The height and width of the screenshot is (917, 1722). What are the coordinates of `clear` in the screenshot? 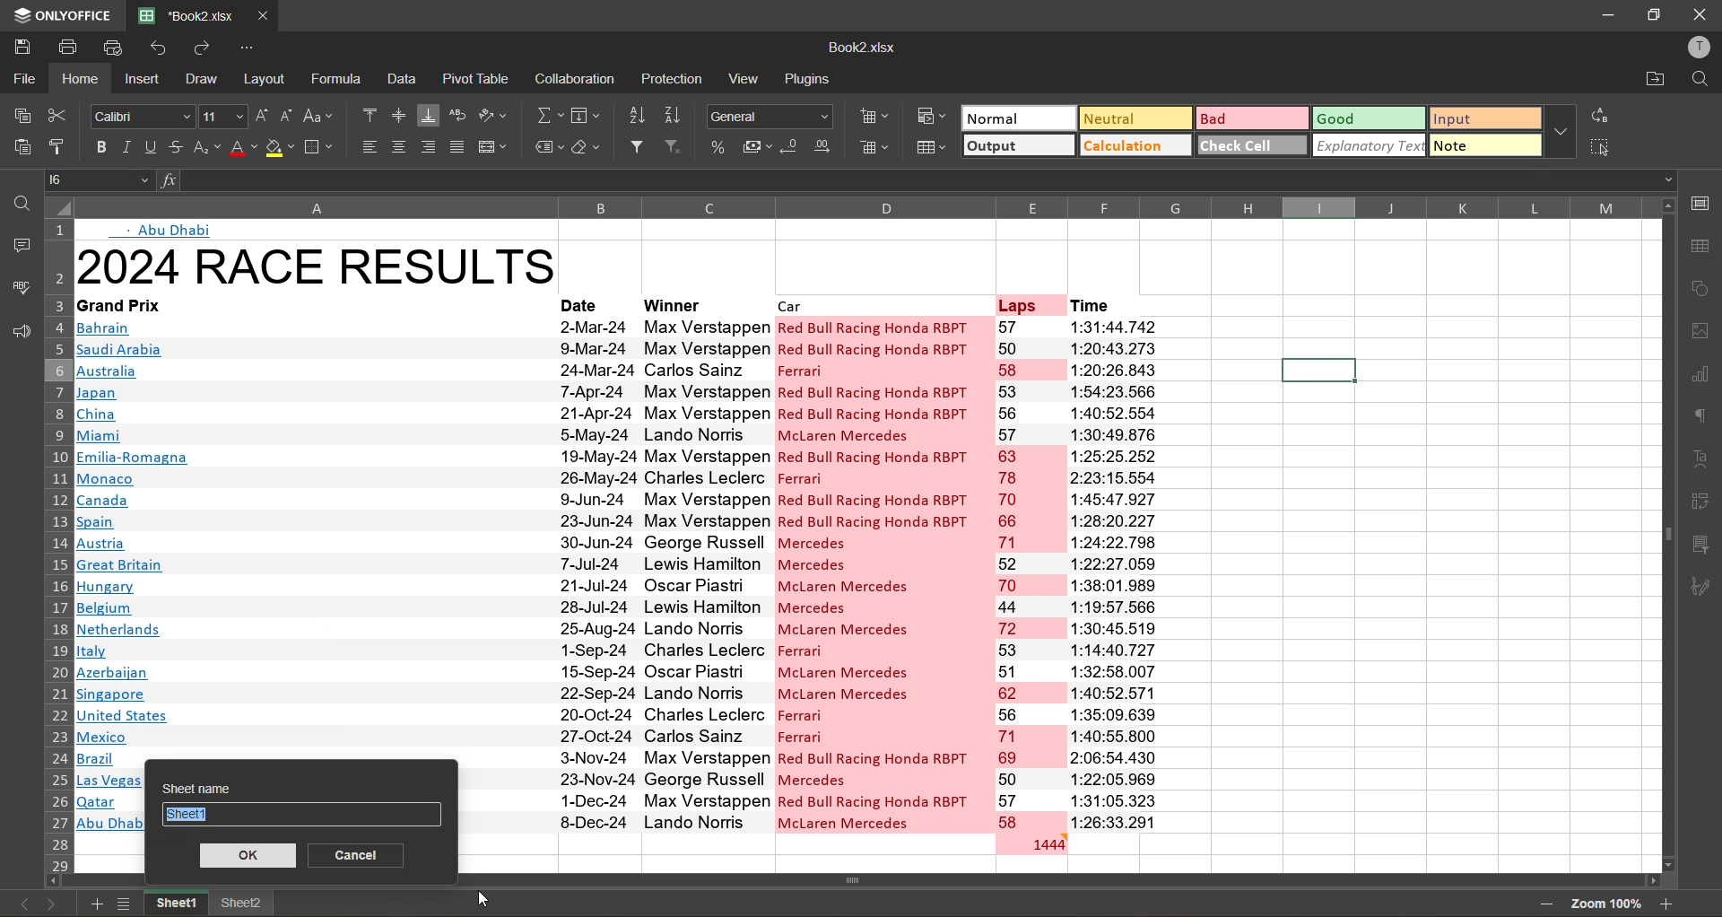 It's located at (587, 149).